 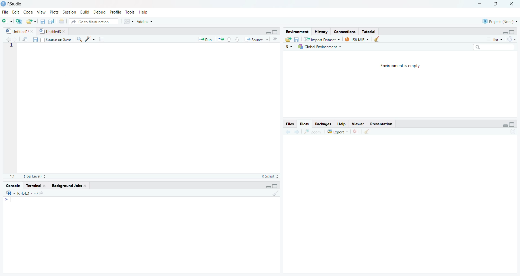 What do you see at coordinates (40, 11) in the screenshot?
I see `View` at bounding box center [40, 11].